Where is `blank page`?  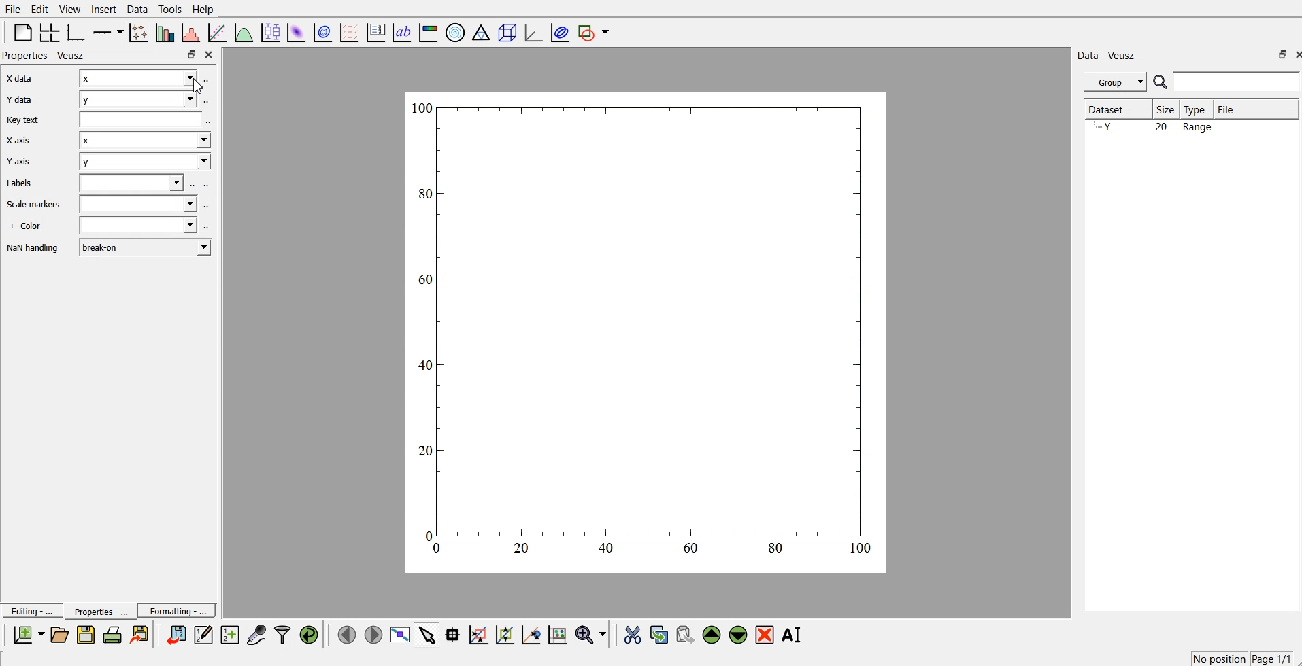 blank page is located at coordinates (22, 32).